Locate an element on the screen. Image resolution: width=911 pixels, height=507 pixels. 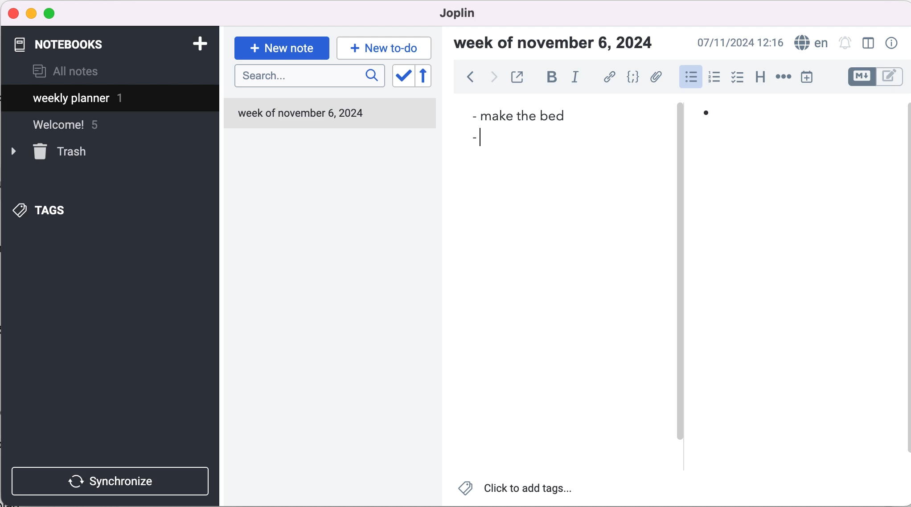
language is located at coordinates (809, 43).